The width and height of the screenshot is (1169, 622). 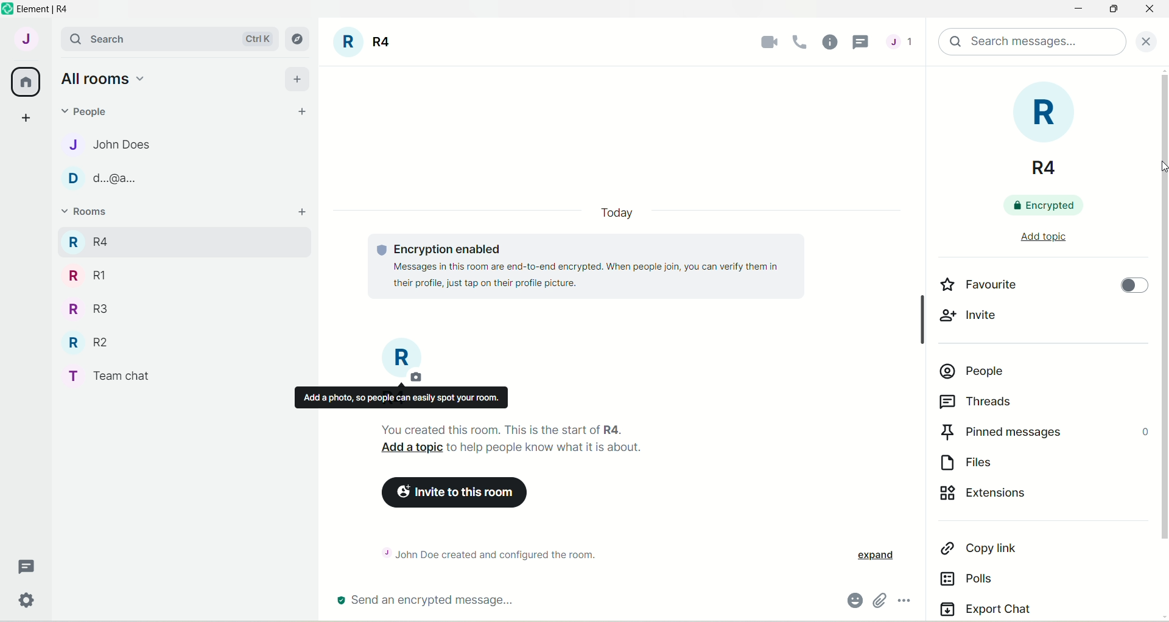 What do you see at coordinates (49, 9) in the screenshot?
I see `element` at bounding box center [49, 9].